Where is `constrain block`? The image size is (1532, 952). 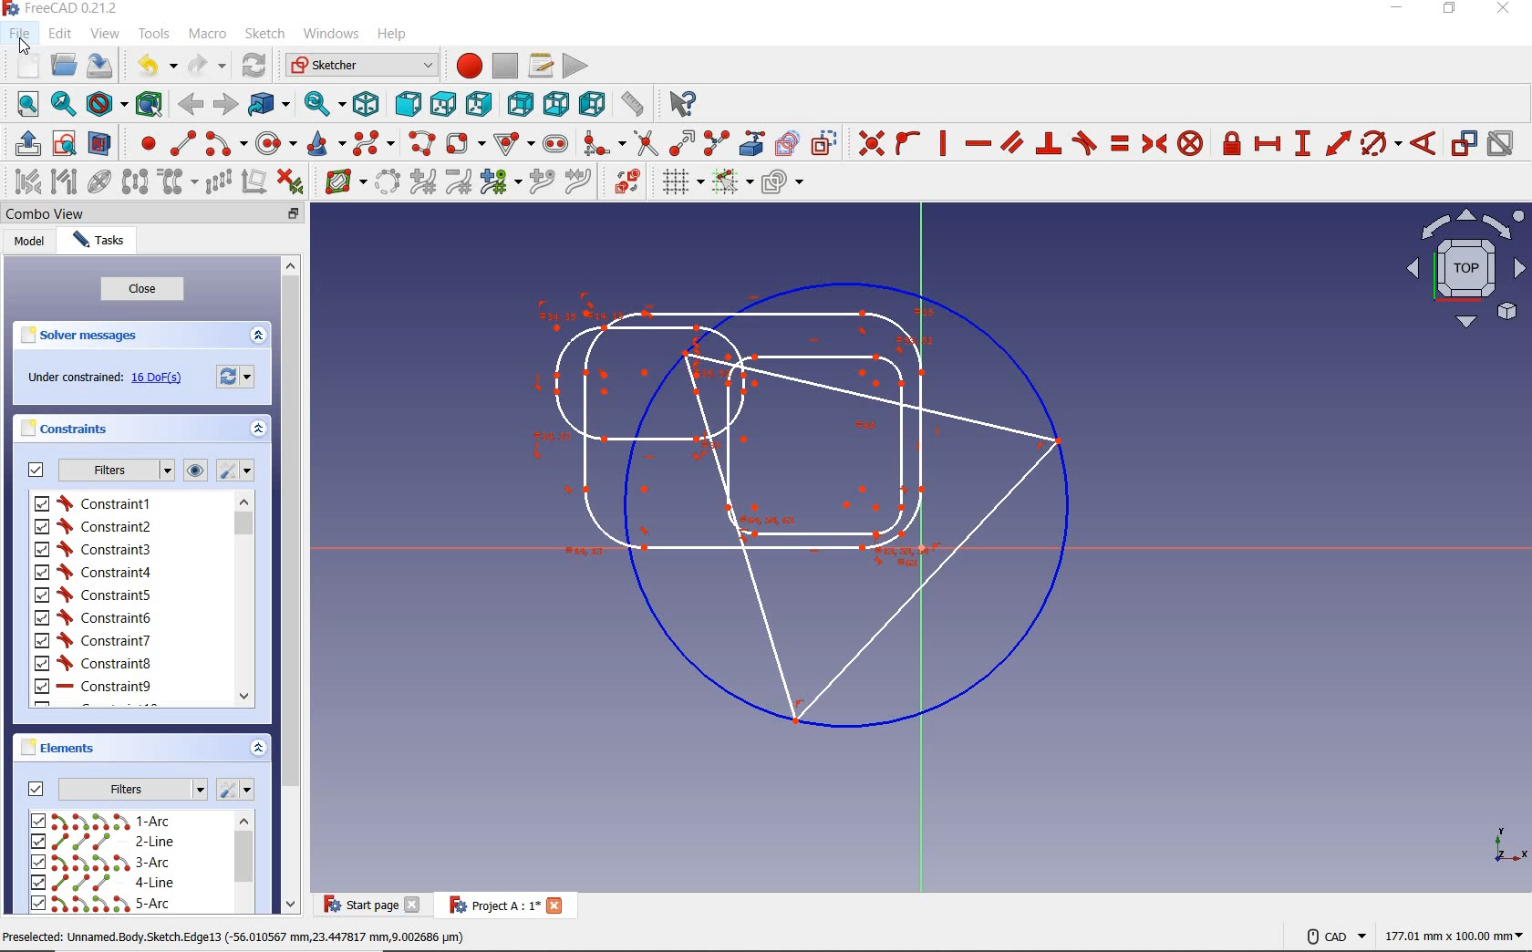 constrain block is located at coordinates (1190, 142).